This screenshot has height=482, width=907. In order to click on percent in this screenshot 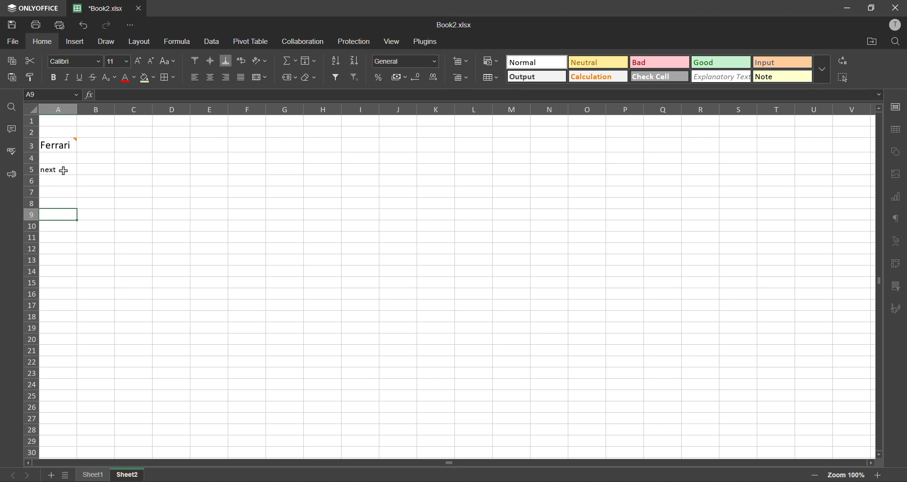, I will do `click(378, 78)`.